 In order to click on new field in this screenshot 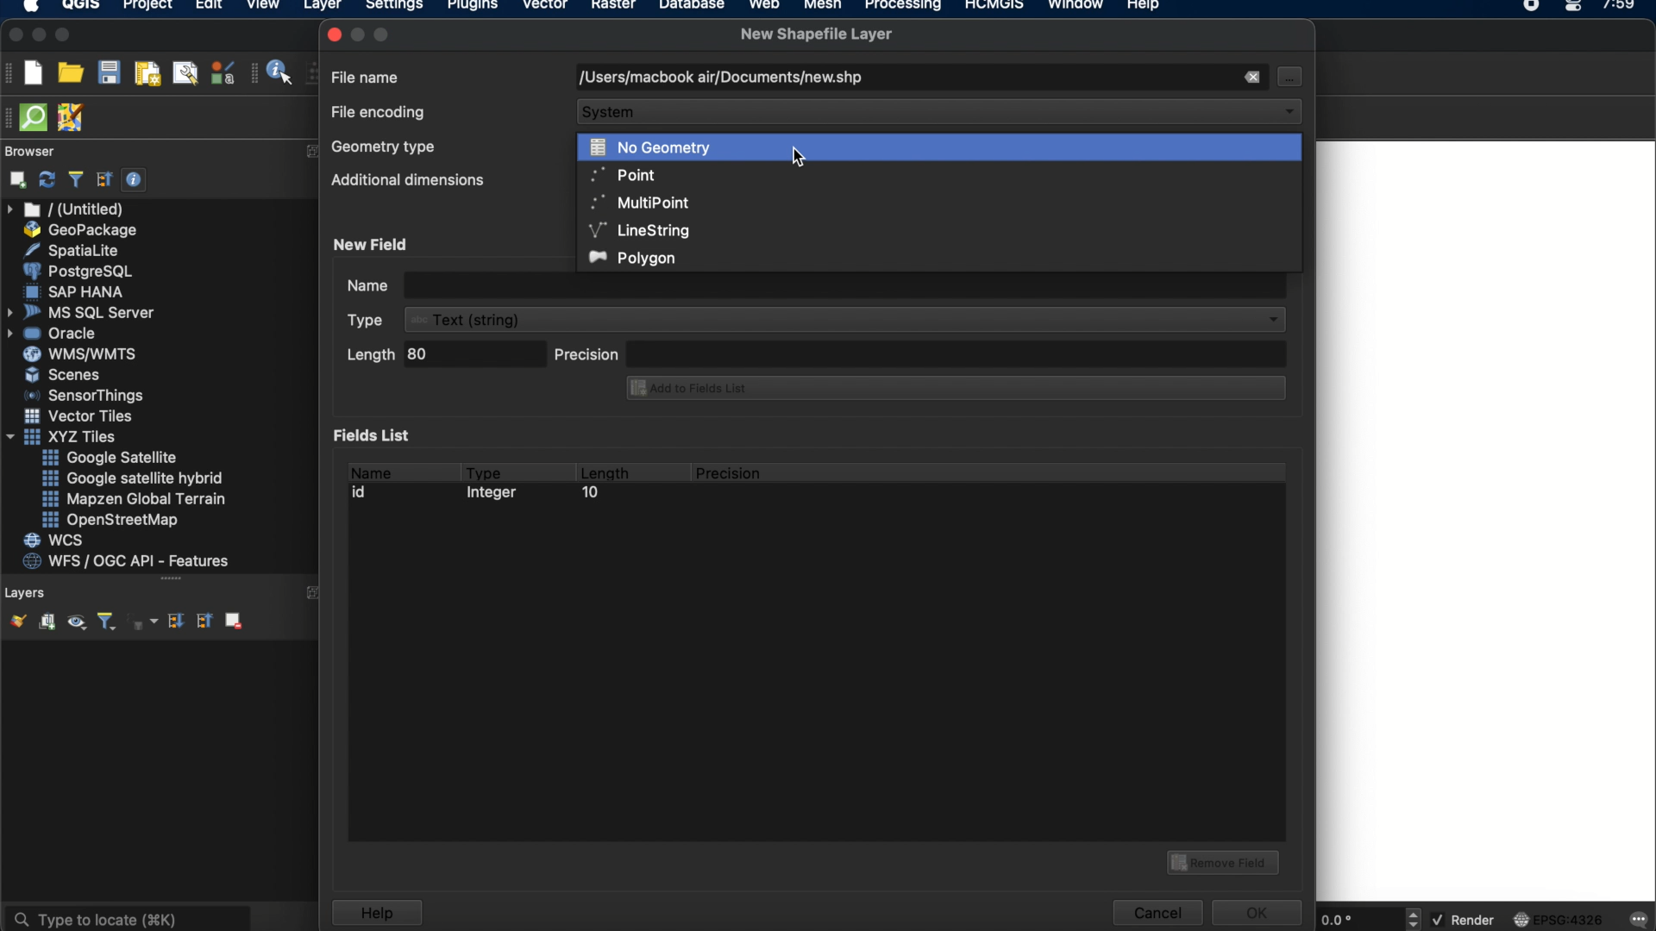, I will do `click(373, 244)`.